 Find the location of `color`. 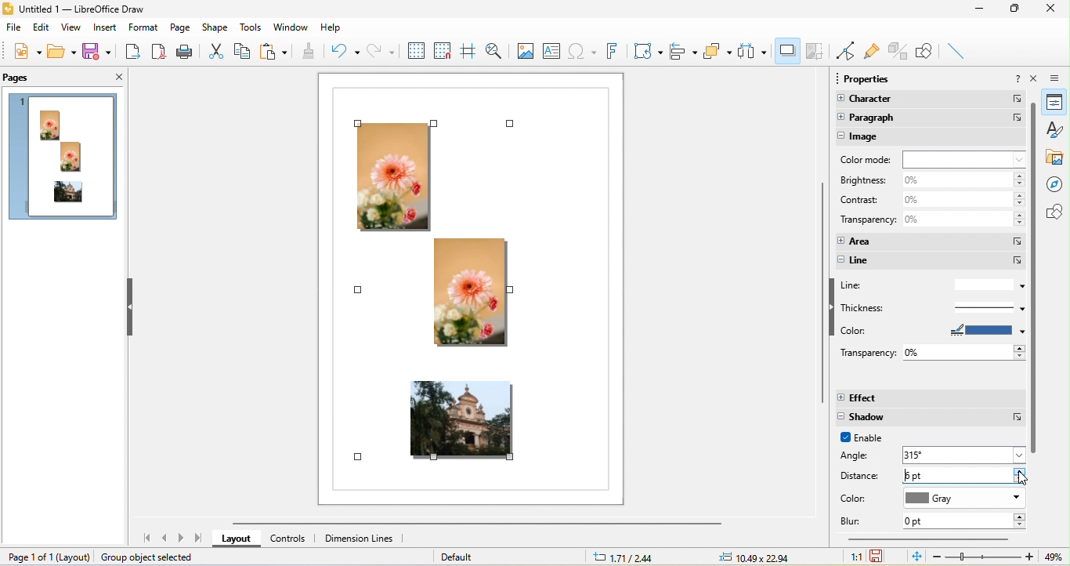

color is located at coordinates (932, 331).